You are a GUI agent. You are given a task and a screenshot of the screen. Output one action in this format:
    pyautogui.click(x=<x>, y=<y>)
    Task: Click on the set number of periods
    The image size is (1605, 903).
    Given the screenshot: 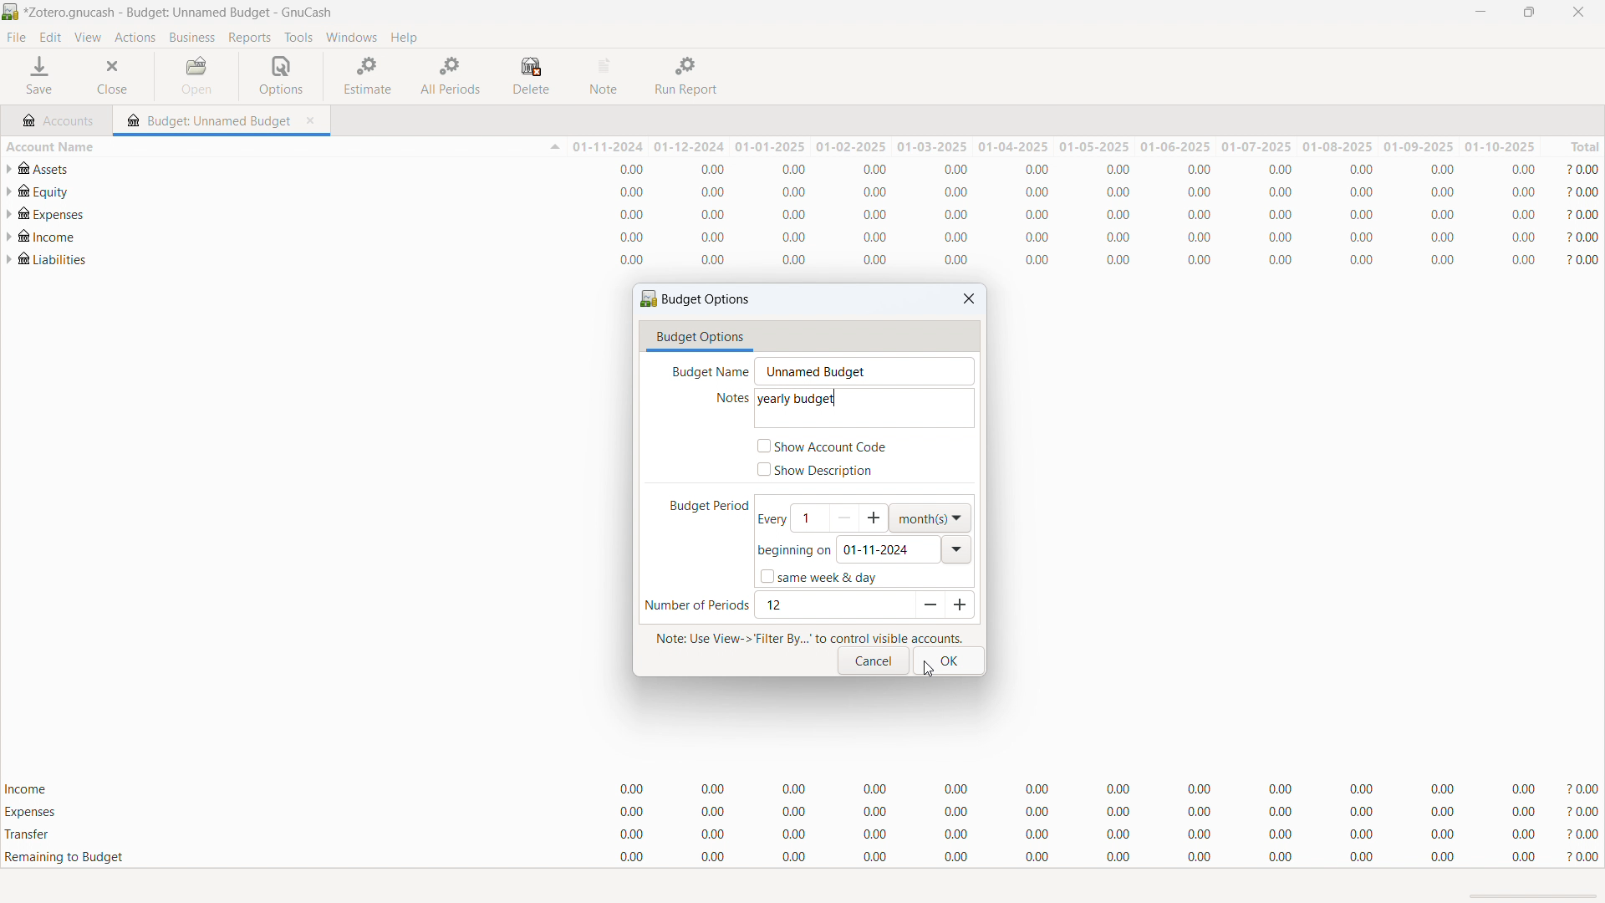 What is the action you would take?
    pyautogui.click(x=833, y=605)
    